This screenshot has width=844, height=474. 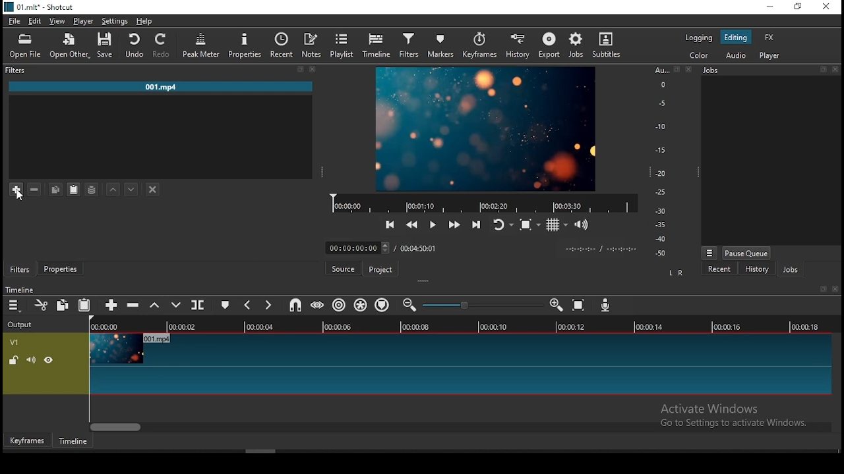 I want to click on ripple, so click(x=342, y=304).